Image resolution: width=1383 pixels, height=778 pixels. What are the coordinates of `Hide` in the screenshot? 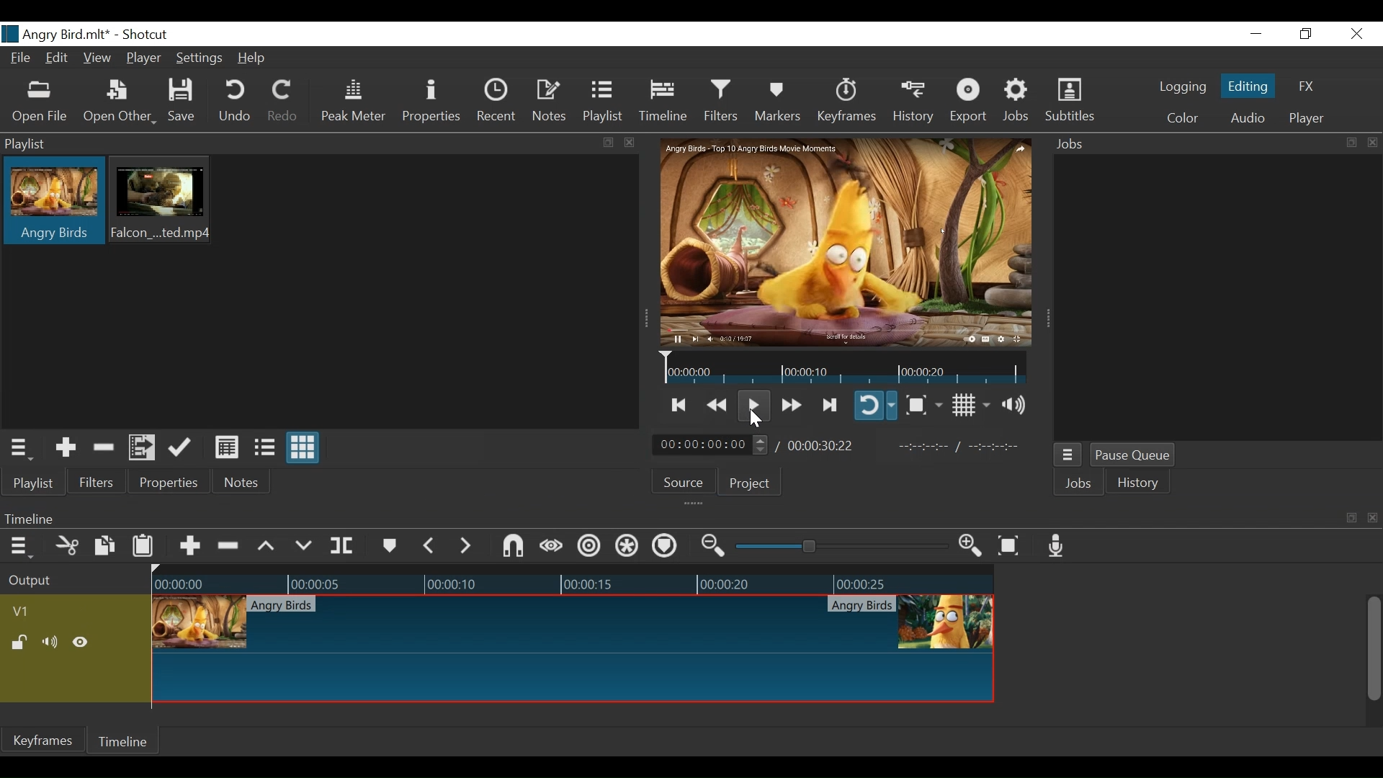 It's located at (84, 643).